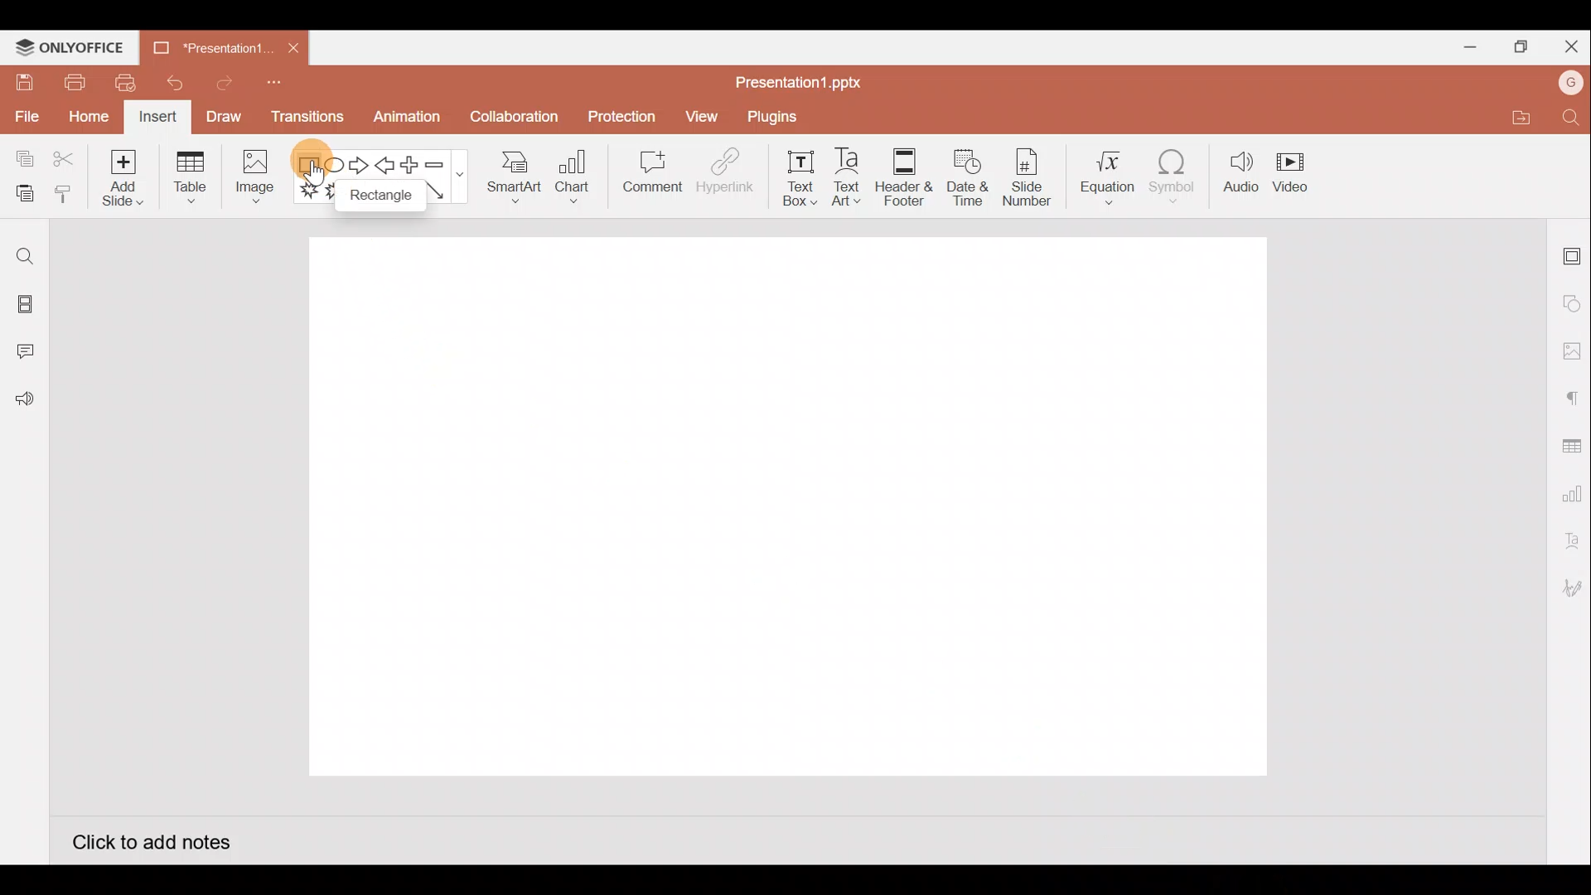  Describe the element at coordinates (25, 256) in the screenshot. I see `Find` at that location.